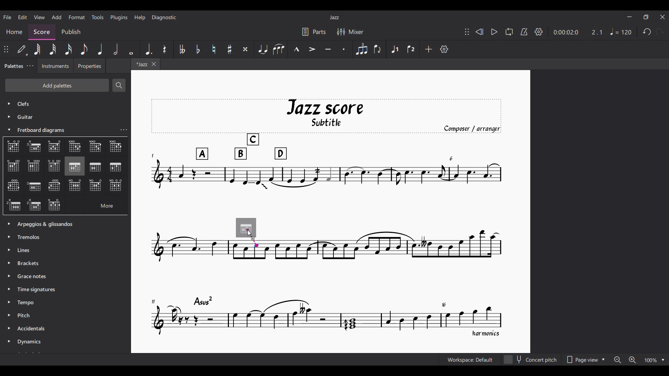 The height and width of the screenshot is (376, 669). I want to click on 32nd note, so click(53, 49).